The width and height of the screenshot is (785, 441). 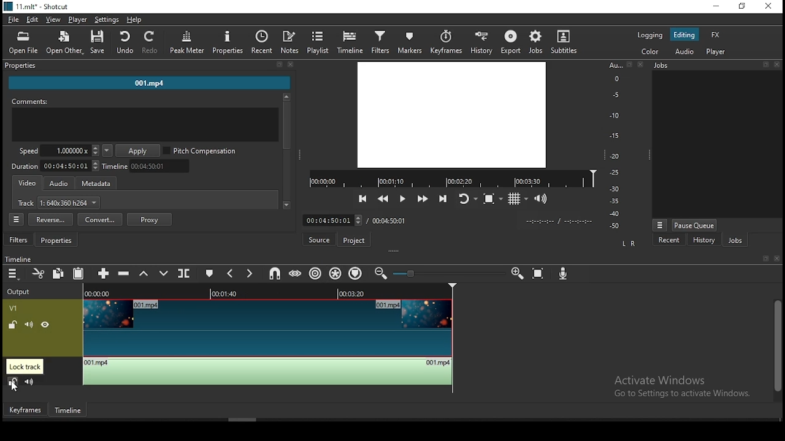 I want to click on zoom timeline out, so click(x=381, y=273).